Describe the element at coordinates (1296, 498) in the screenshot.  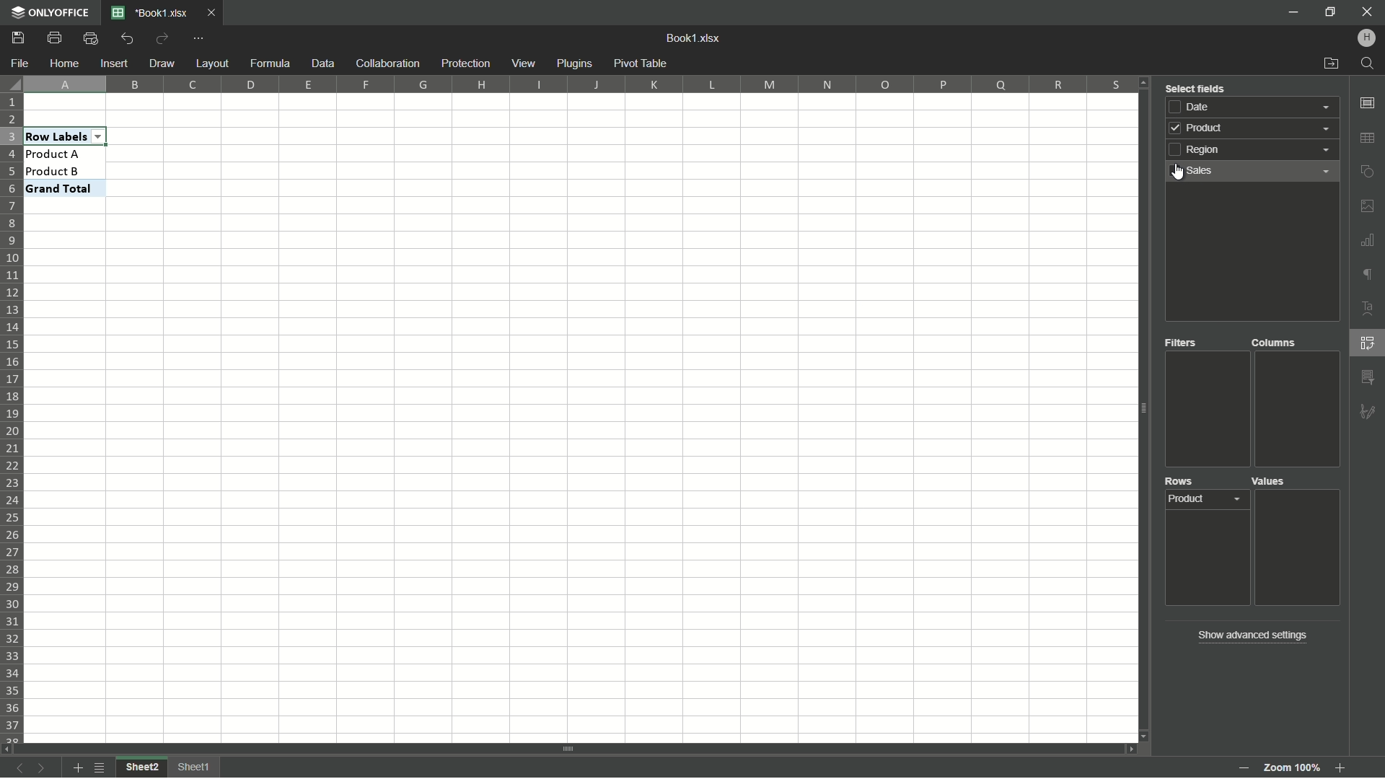
I see `Sum of sales` at that location.